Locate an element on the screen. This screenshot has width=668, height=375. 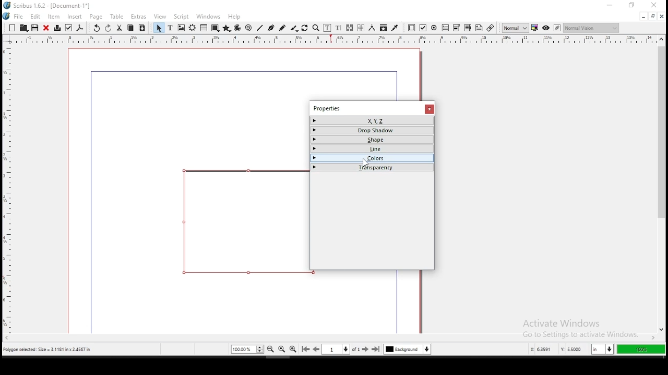
copy item properties is located at coordinates (383, 28).